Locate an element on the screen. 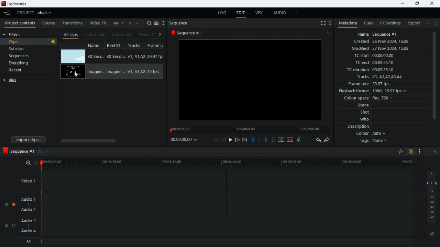 This screenshot has width=440, height=247. timeline tracks is located at coordinates (227, 225).